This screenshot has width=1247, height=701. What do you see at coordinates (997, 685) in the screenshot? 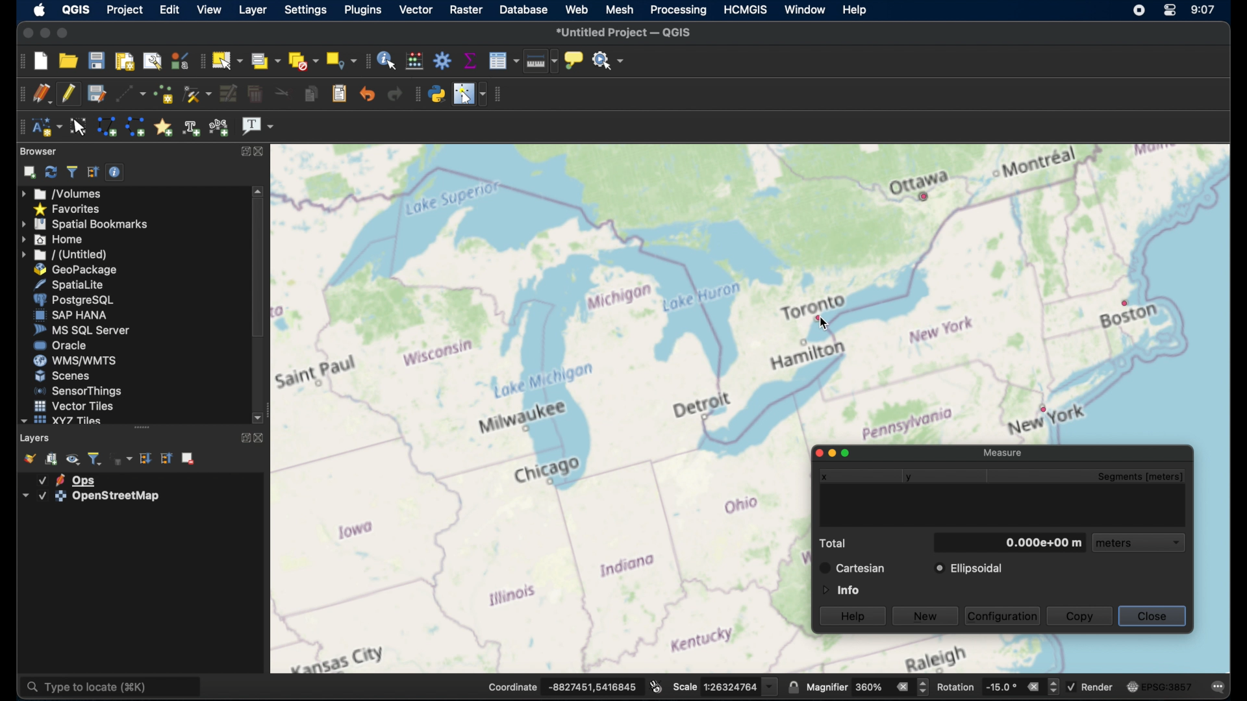
I see `rotation` at bounding box center [997, 685].